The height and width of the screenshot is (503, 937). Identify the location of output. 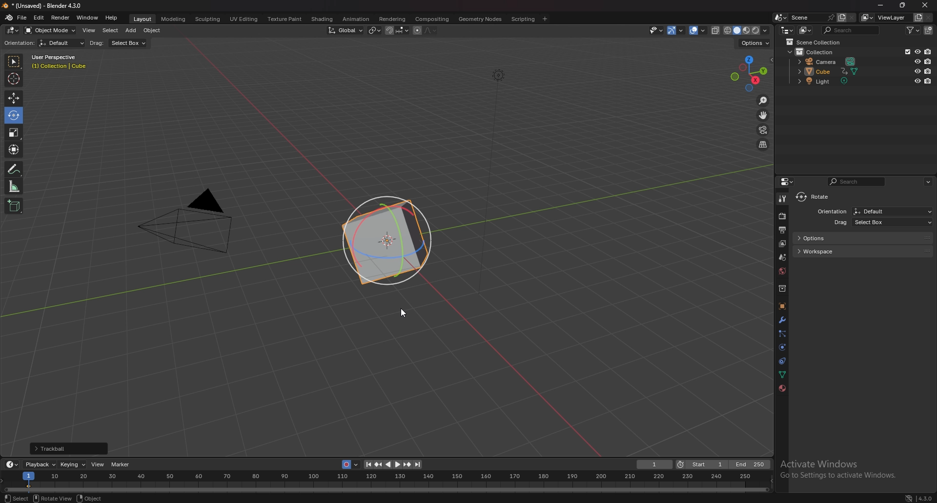
(782, 230).